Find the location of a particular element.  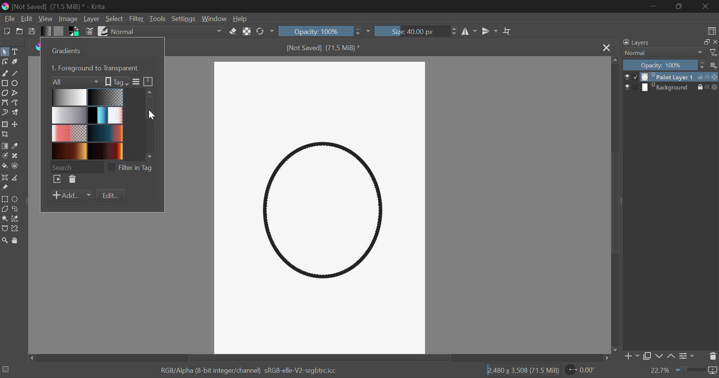

Transform Layer is located at coordinates (5, 125).